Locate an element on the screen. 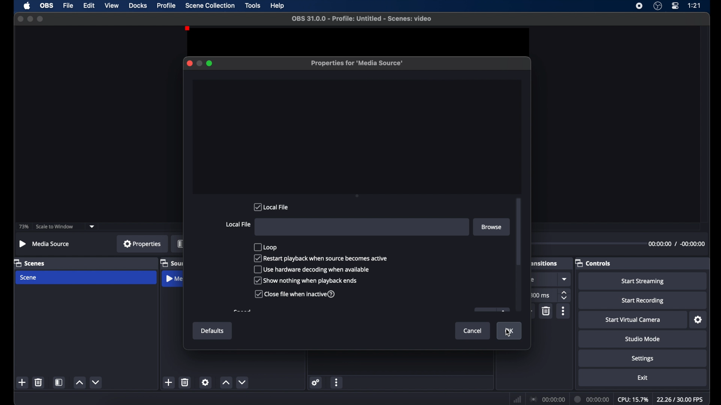 The image size is (721, 405). use hardware decoding when available is located at coordinates (312, 269).